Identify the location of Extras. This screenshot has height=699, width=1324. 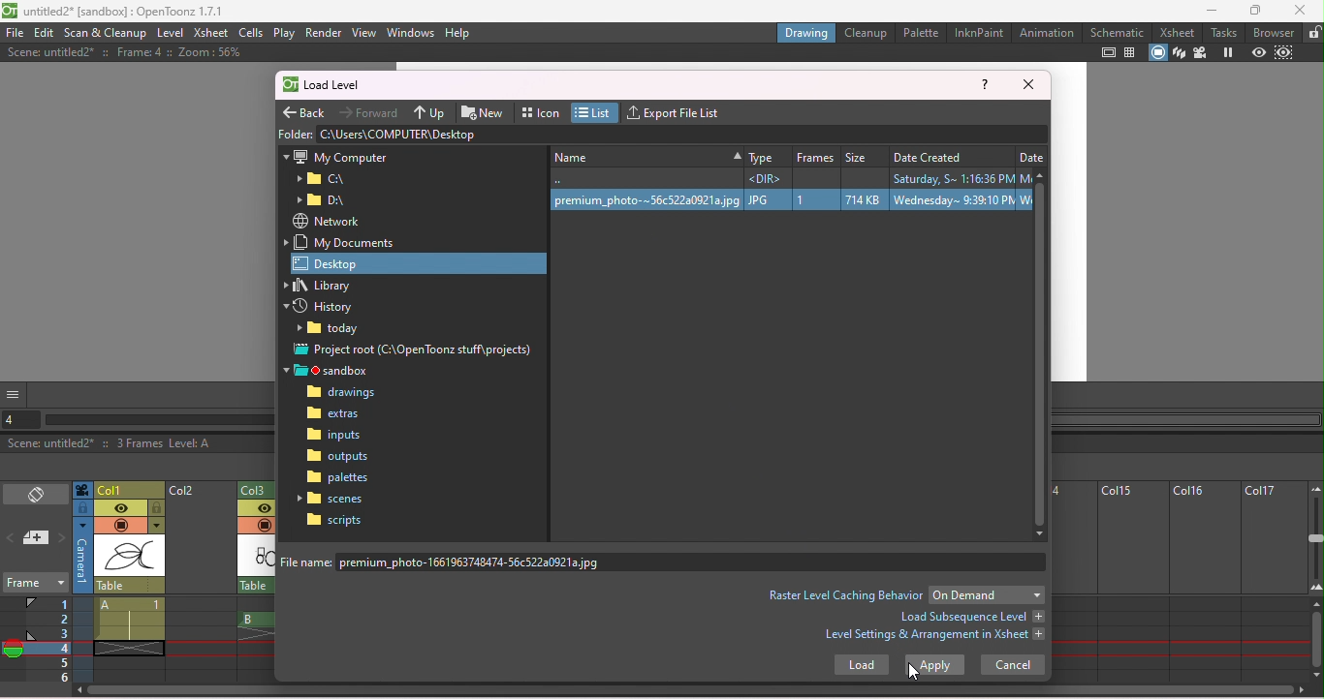
(343, 415).